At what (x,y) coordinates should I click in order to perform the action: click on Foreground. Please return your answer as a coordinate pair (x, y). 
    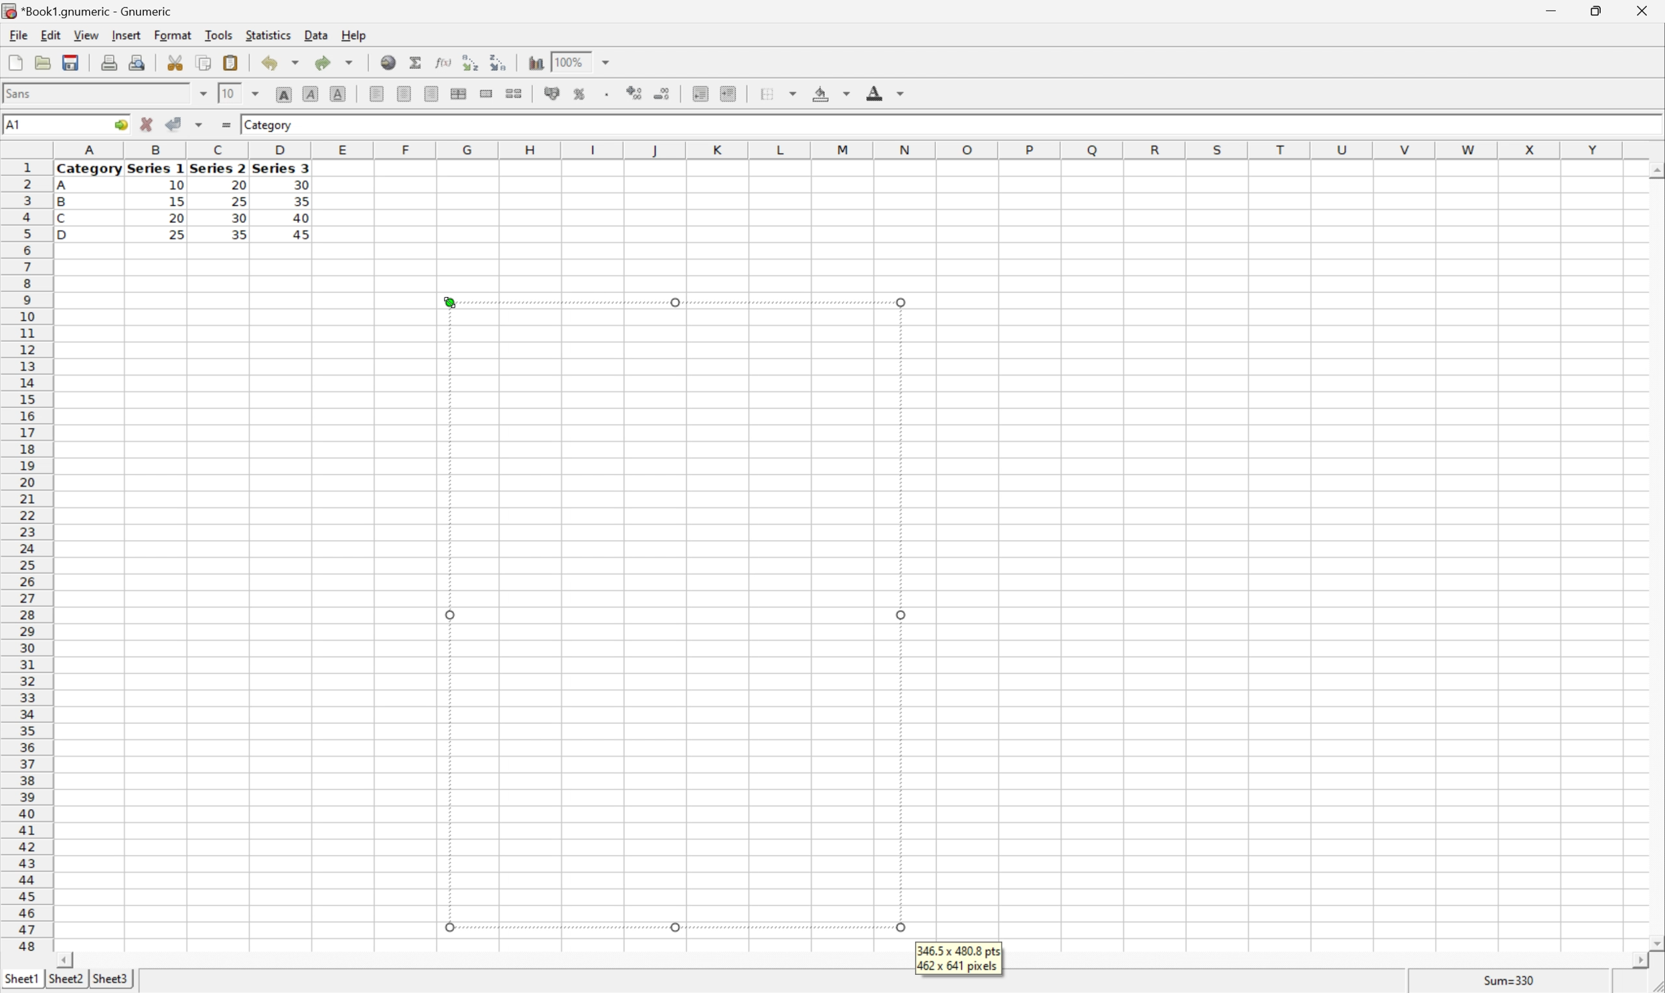
    Looking at the image, I should click on (884, 91).